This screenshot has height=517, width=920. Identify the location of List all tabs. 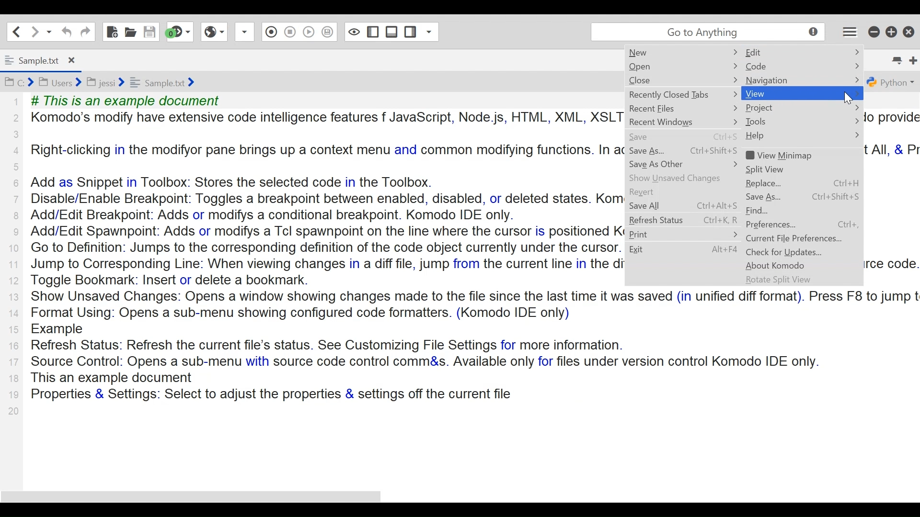
(893, 59).